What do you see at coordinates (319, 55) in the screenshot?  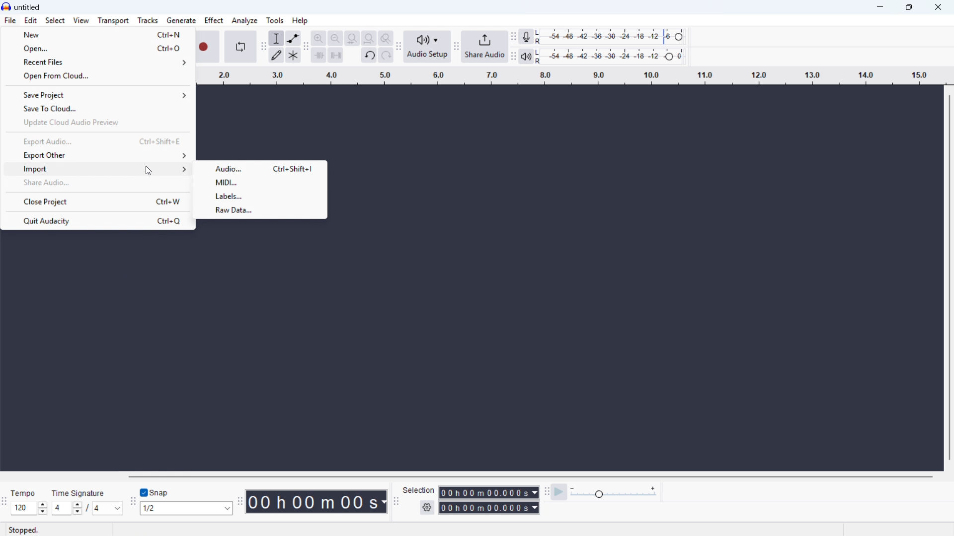 I see `Trim audio outside selection ` at bounding box center [319, 55].